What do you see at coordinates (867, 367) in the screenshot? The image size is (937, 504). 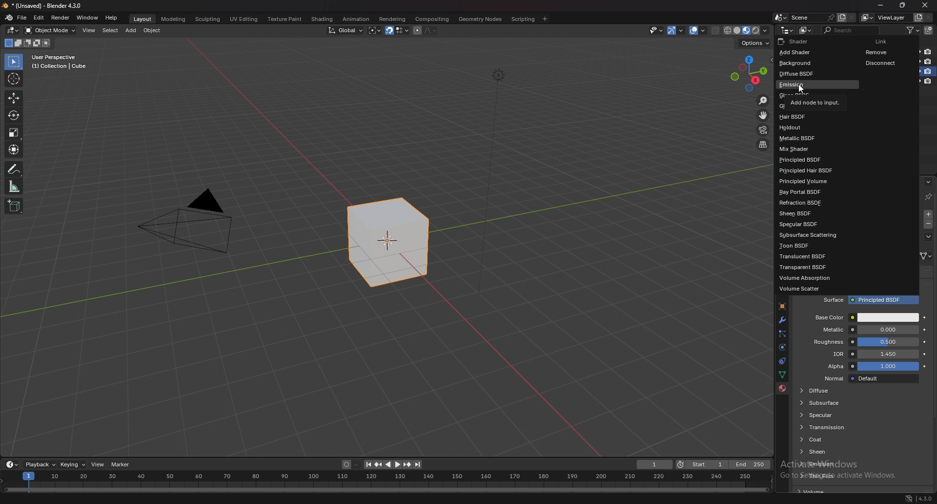 I see `alpha` at bounding box center [867, 367].